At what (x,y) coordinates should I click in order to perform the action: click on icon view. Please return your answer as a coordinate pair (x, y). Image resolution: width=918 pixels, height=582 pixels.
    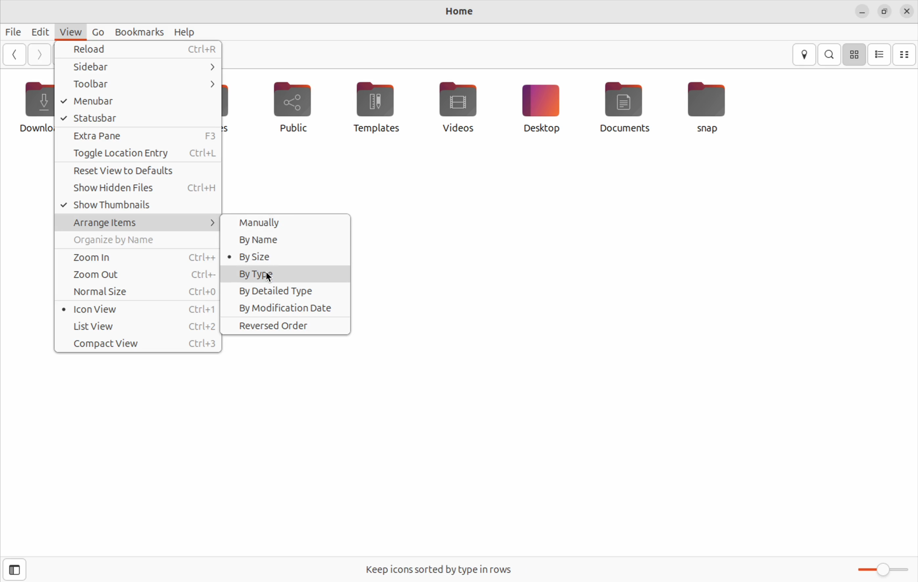
    Looking at the image, I should click on (138, 309).